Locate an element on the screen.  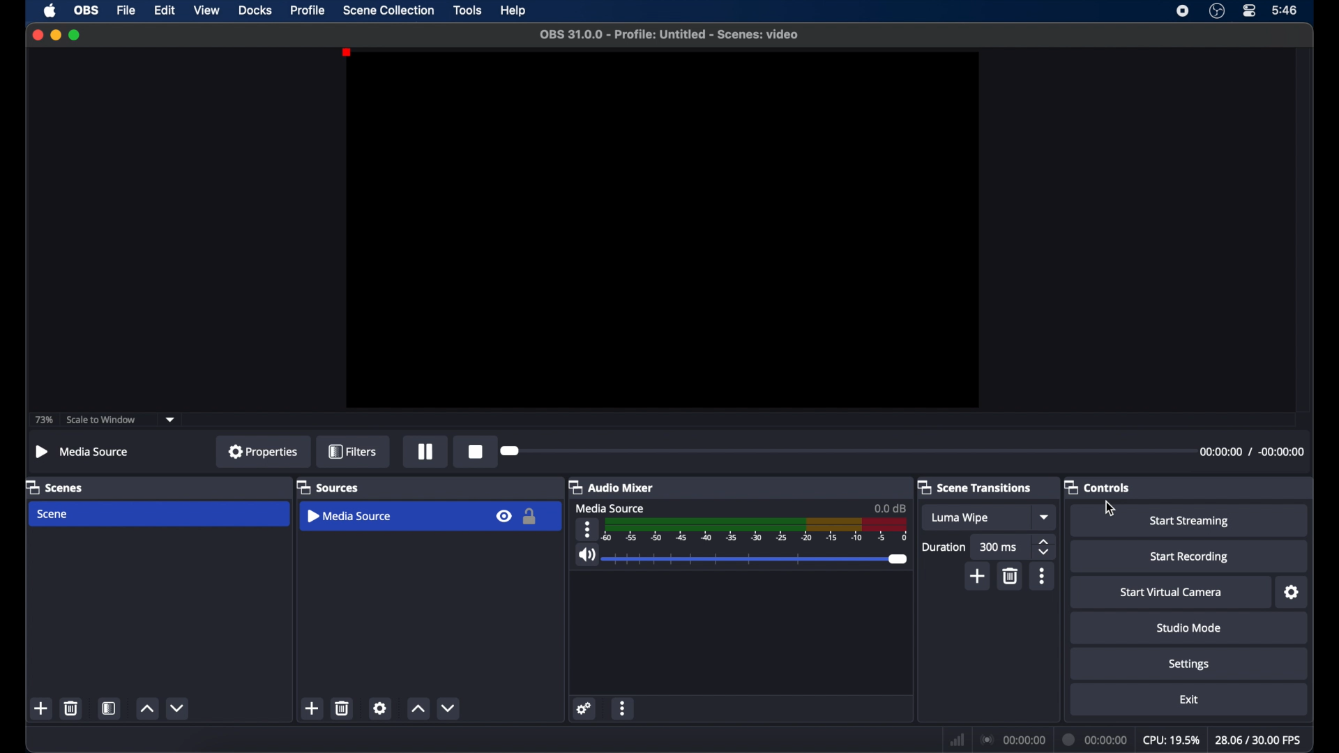
studio mode is located at coordinates (1188, 627).